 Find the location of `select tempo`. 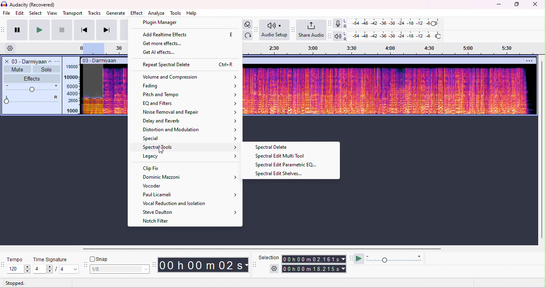

select tempo is located at coordinates (19, 269).